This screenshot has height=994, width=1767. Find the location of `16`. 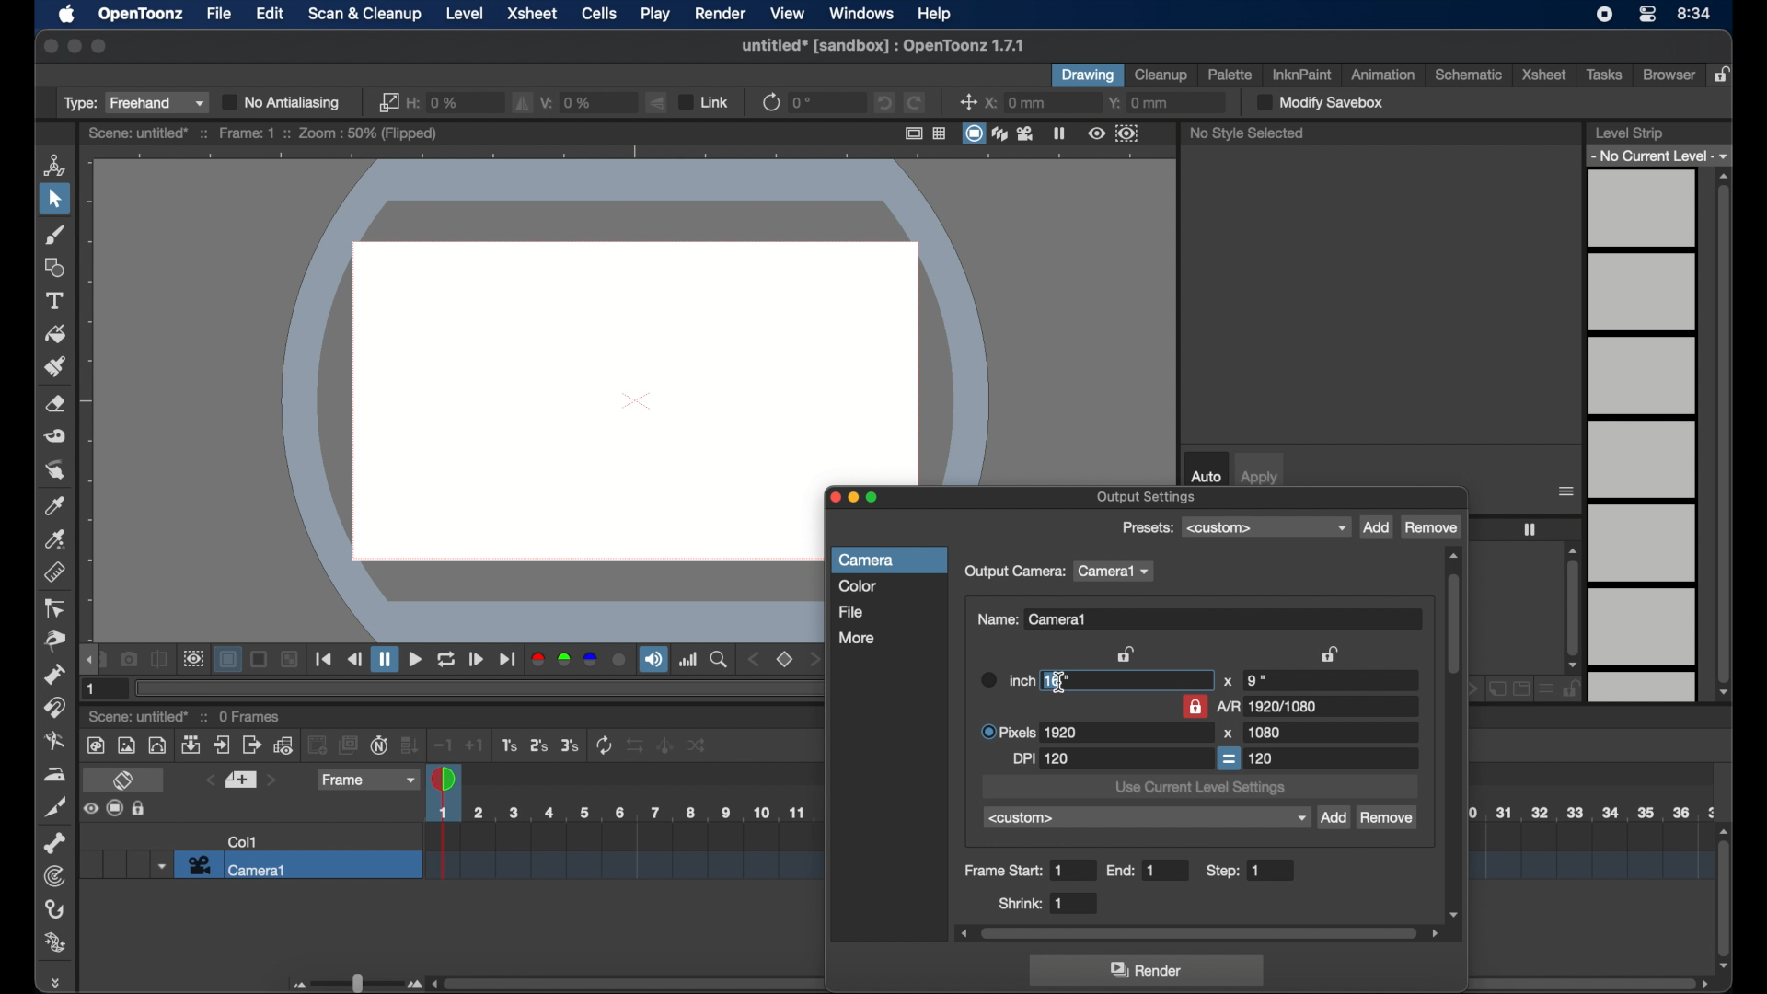

16 is located at coordinates (1057, 680).